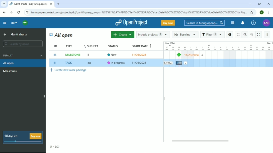 Image resolution: width=273 pixels, height=153 pixels. What do you see at coordinates (179, 64) in the screenshot?
I see `cursor` at bounding box center [179, 64].